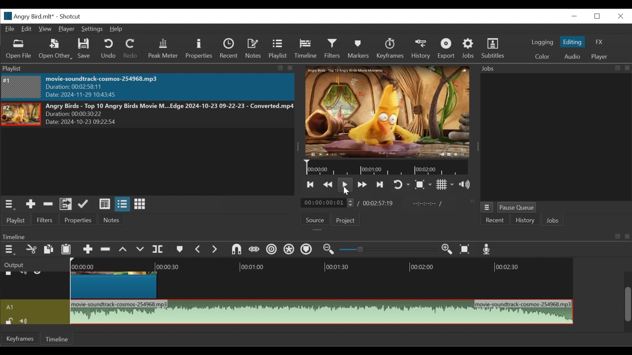 The image size is (632, 355). Describe the element at coordinates (345, 220) in the screenshot. I see `Project` at that location.